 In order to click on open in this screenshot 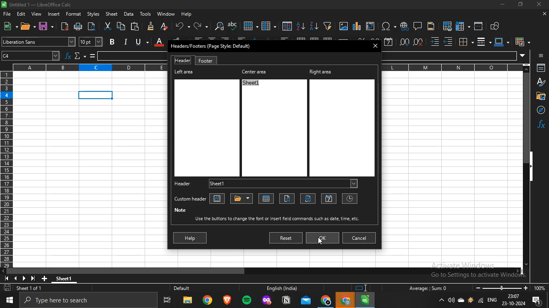, I will do `click(26, 27)`.